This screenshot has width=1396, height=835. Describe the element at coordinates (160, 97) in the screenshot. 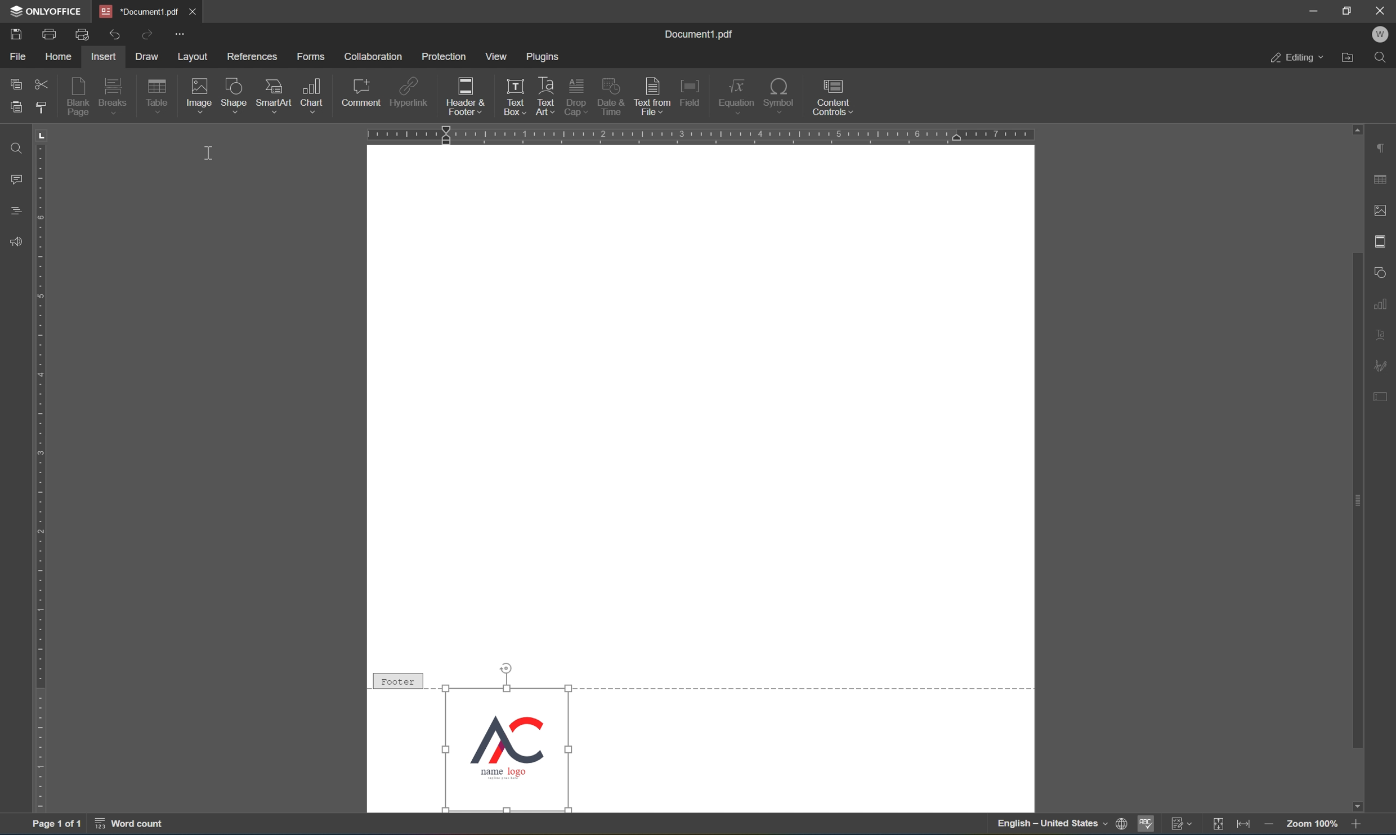

I see `table` at that location.